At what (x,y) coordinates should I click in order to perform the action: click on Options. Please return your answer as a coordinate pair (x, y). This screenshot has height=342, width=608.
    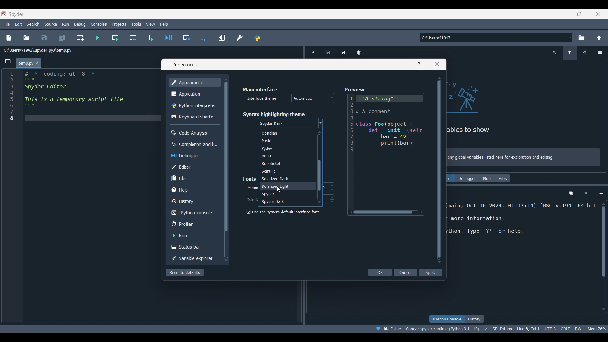
    Looking at the image, I should click on (601, 193).